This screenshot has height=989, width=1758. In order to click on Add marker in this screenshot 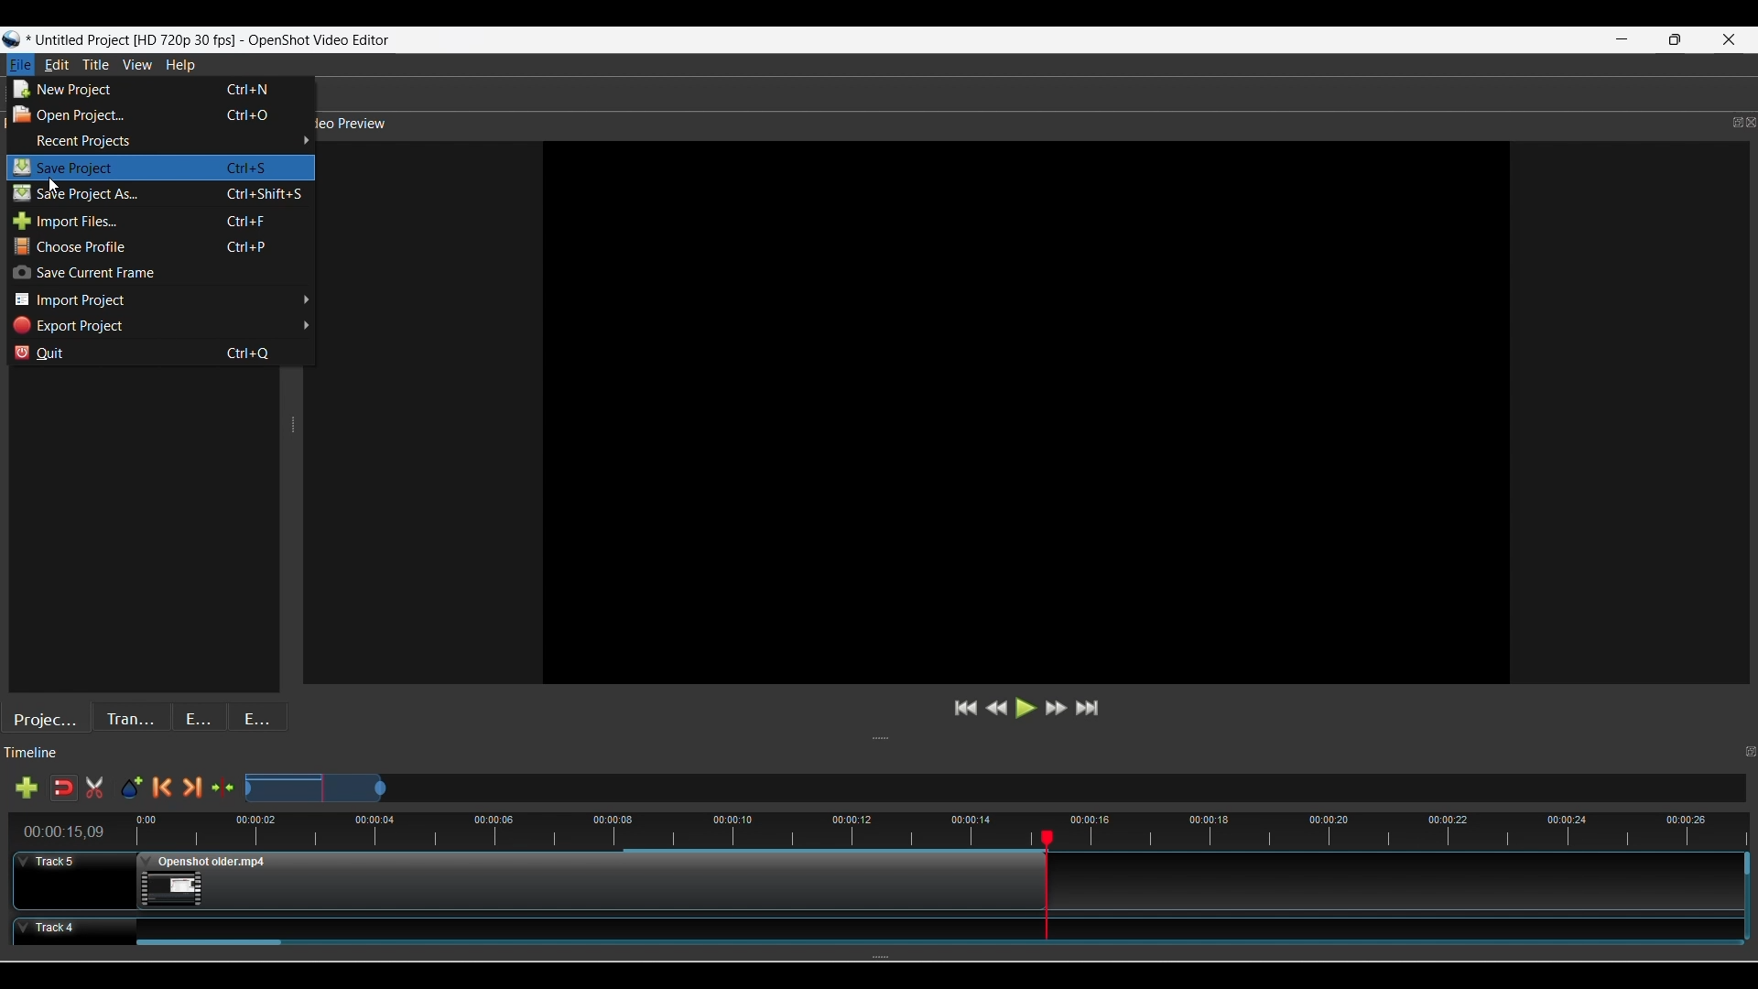, I will do `click(131, 788)`.